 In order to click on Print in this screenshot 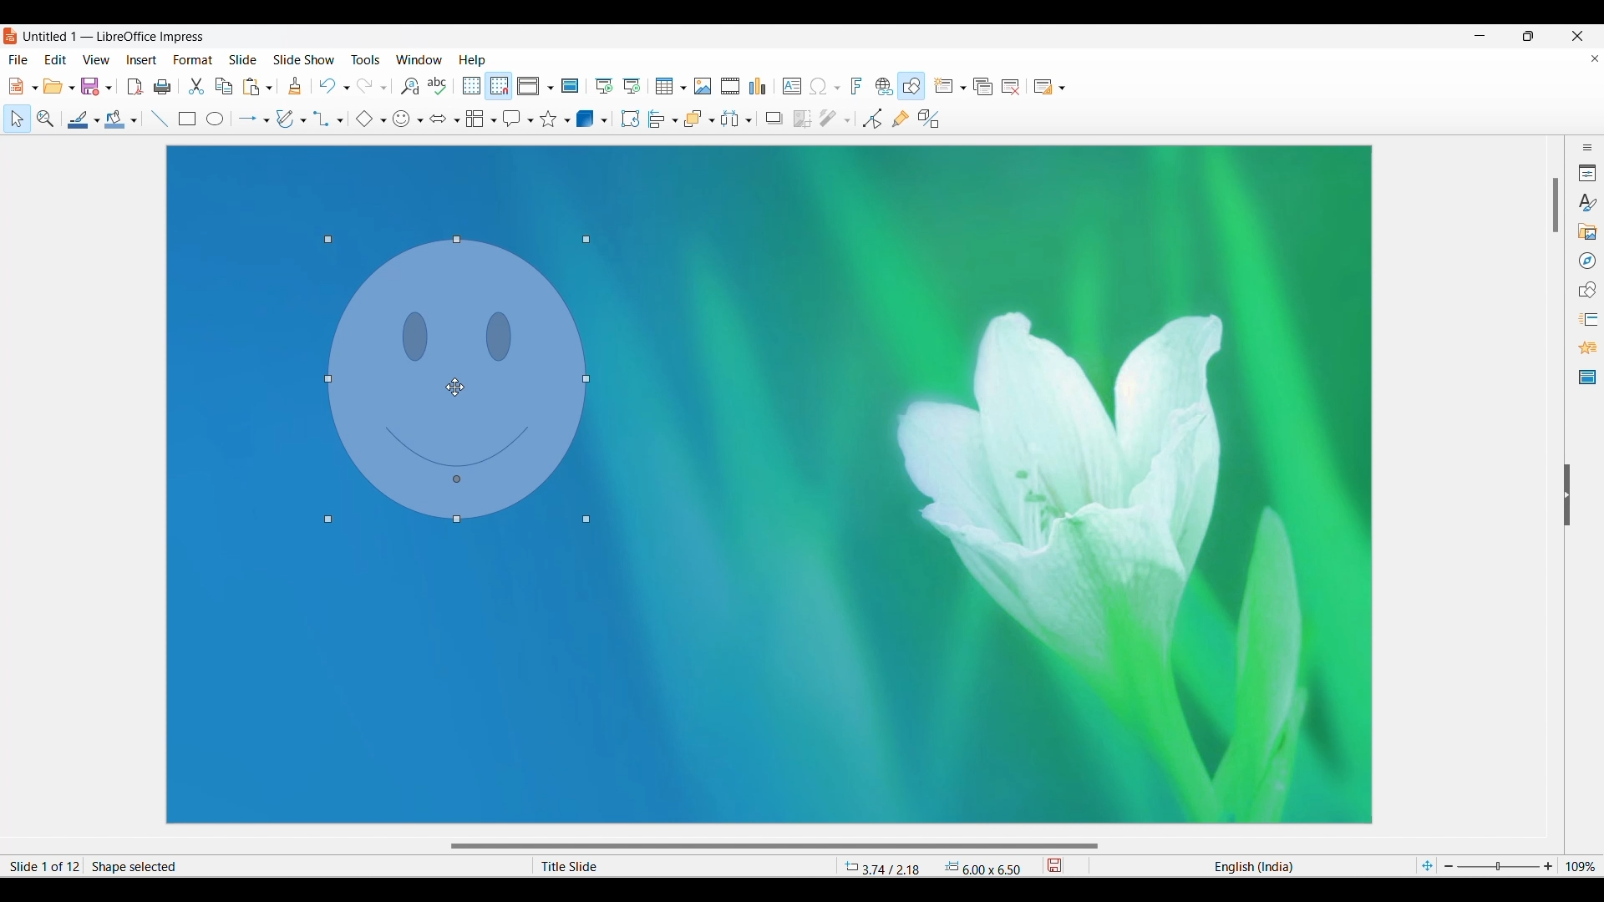, I will do `click(162, 87)`.